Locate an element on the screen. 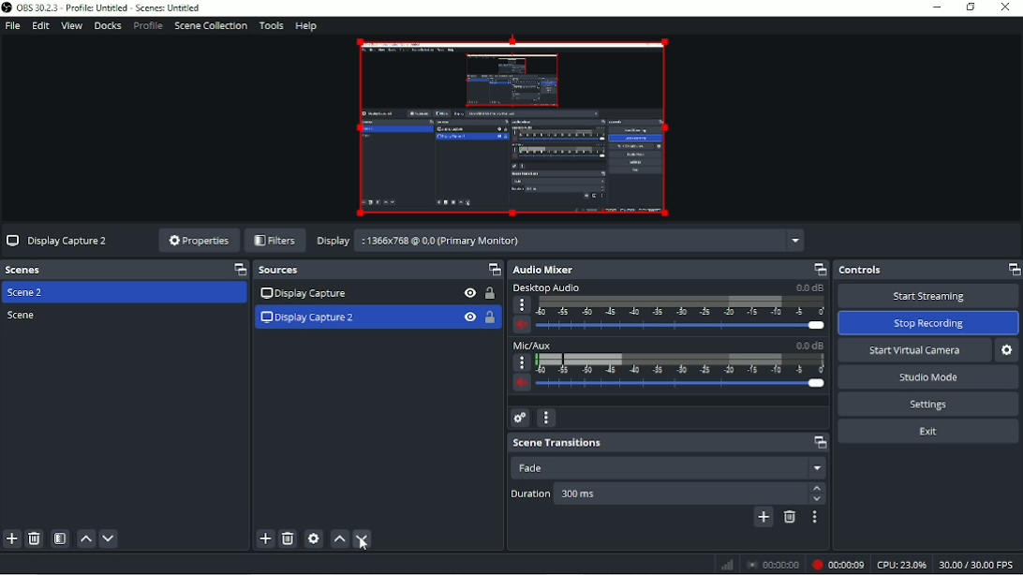 The height and width of the screenshot is (575, 1023). Close is located at coordinates (1005, 8).